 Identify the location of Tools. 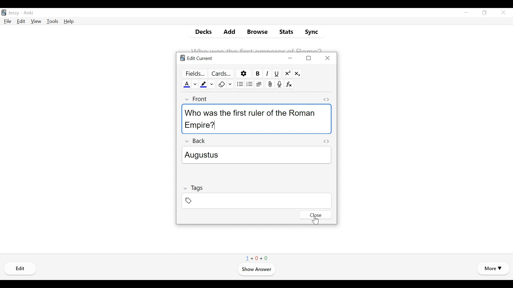
(52, 21).